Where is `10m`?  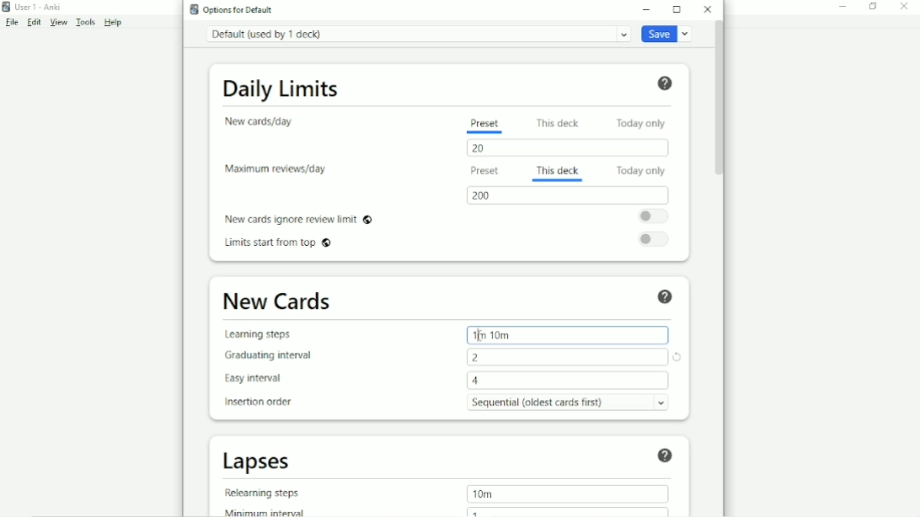
10m is located at coordinates (484, 493).